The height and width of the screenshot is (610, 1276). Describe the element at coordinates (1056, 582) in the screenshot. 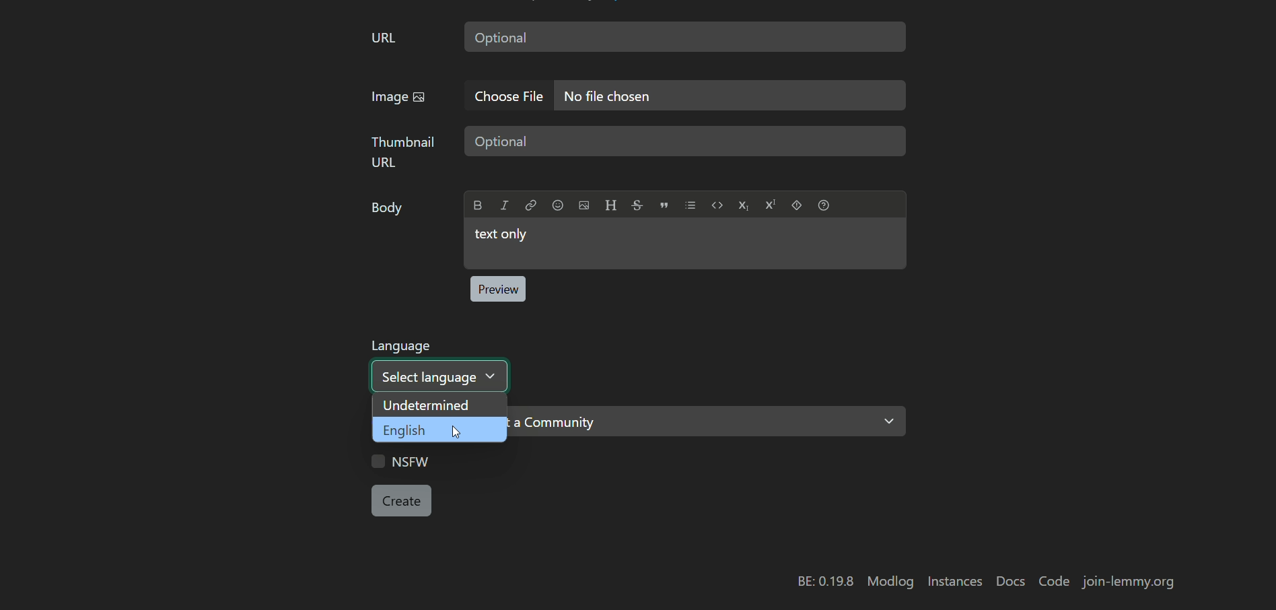

I see `code` at that location.